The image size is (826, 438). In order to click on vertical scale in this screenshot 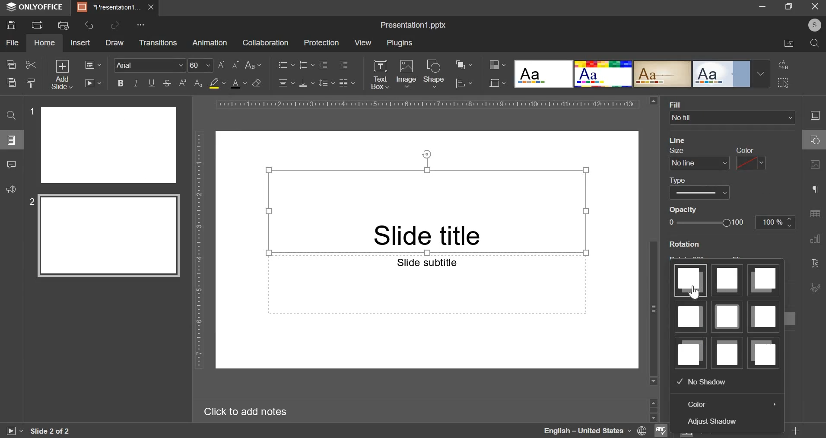, I will do `click(199, 249)`.